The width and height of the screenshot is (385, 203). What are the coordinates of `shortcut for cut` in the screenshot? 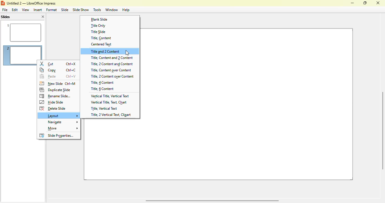 It's located at (71, 64).